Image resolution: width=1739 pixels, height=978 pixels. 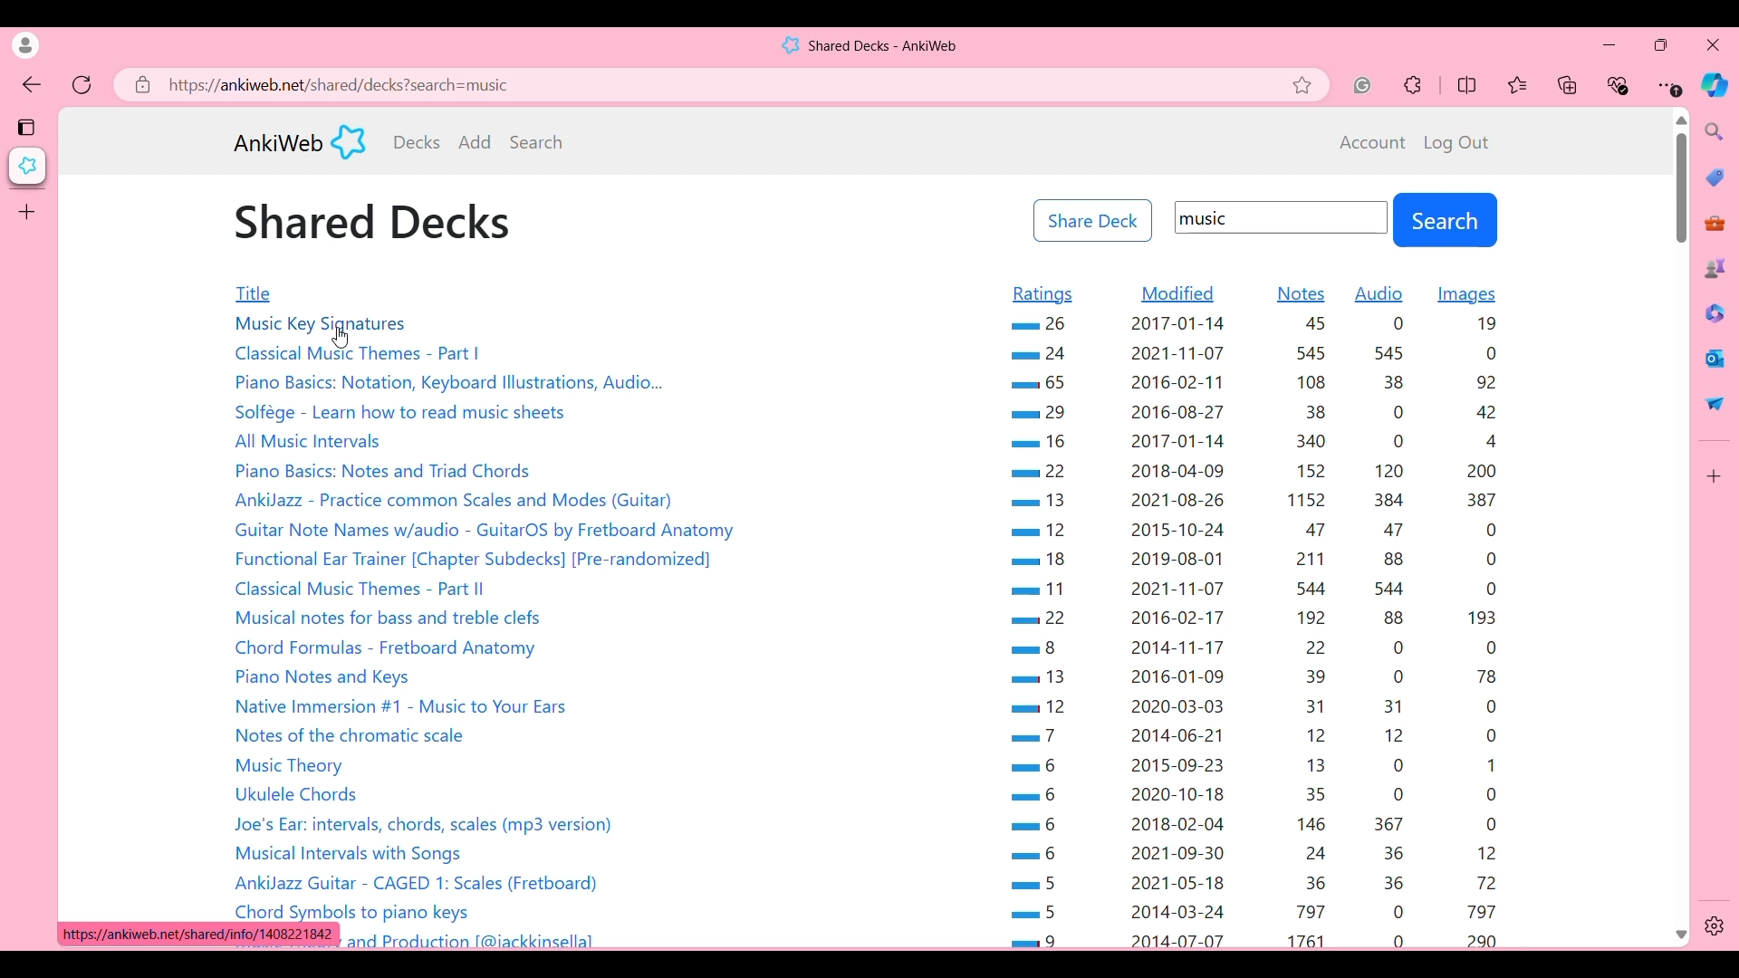 What do you see at coordinates (482, 943) in the screenshot?
I see `and Production [@iackkinsellal` at bounding box center [482, 943].